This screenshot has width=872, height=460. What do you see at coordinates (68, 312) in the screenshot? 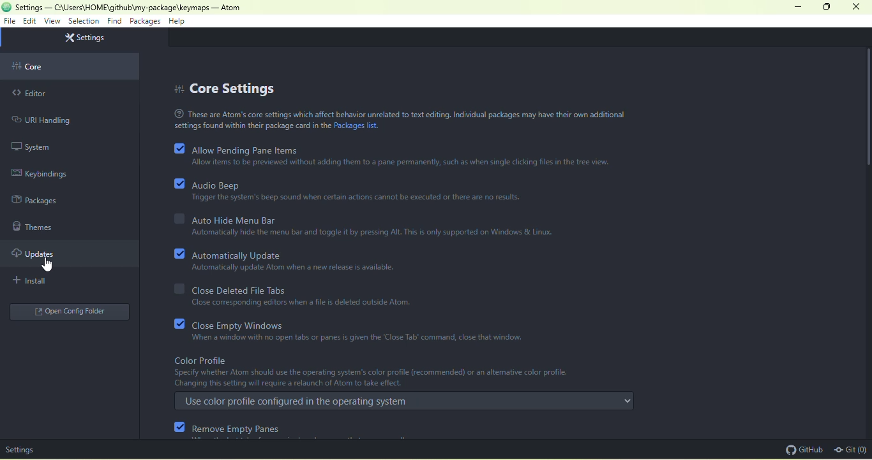
I see `open config folder` at bounding box center [68, 312].